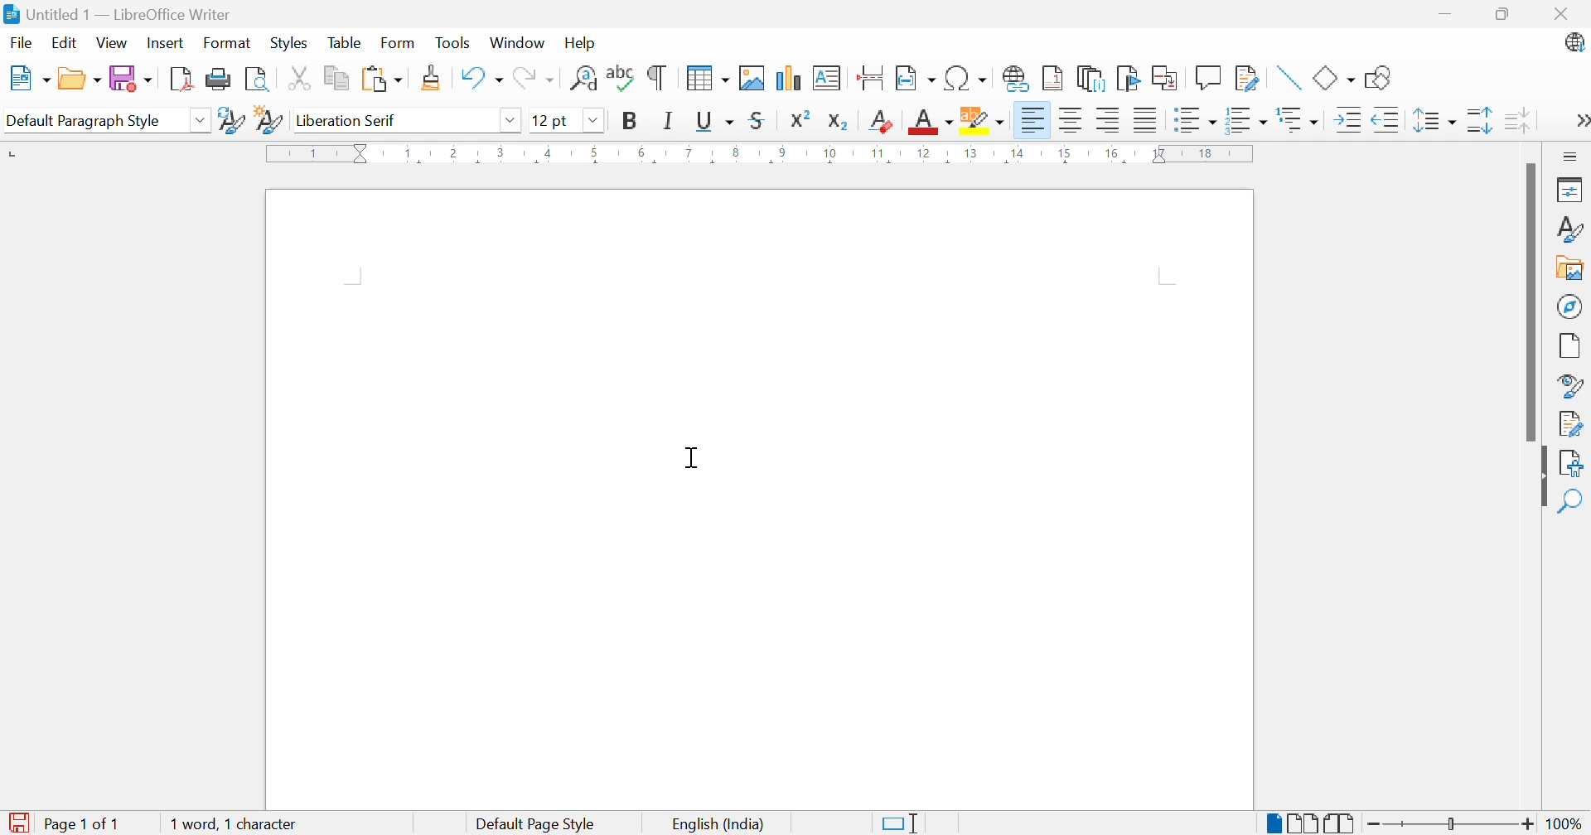 The width and height of the screenshot is (1591, 835). I want to click on Superscript, so click(800, 119).